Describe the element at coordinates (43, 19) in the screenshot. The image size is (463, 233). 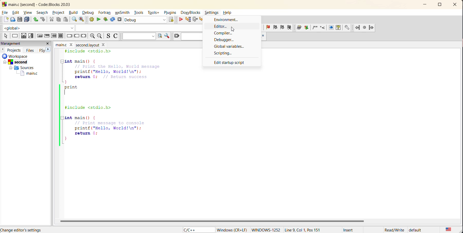
I see `redo` at that location.